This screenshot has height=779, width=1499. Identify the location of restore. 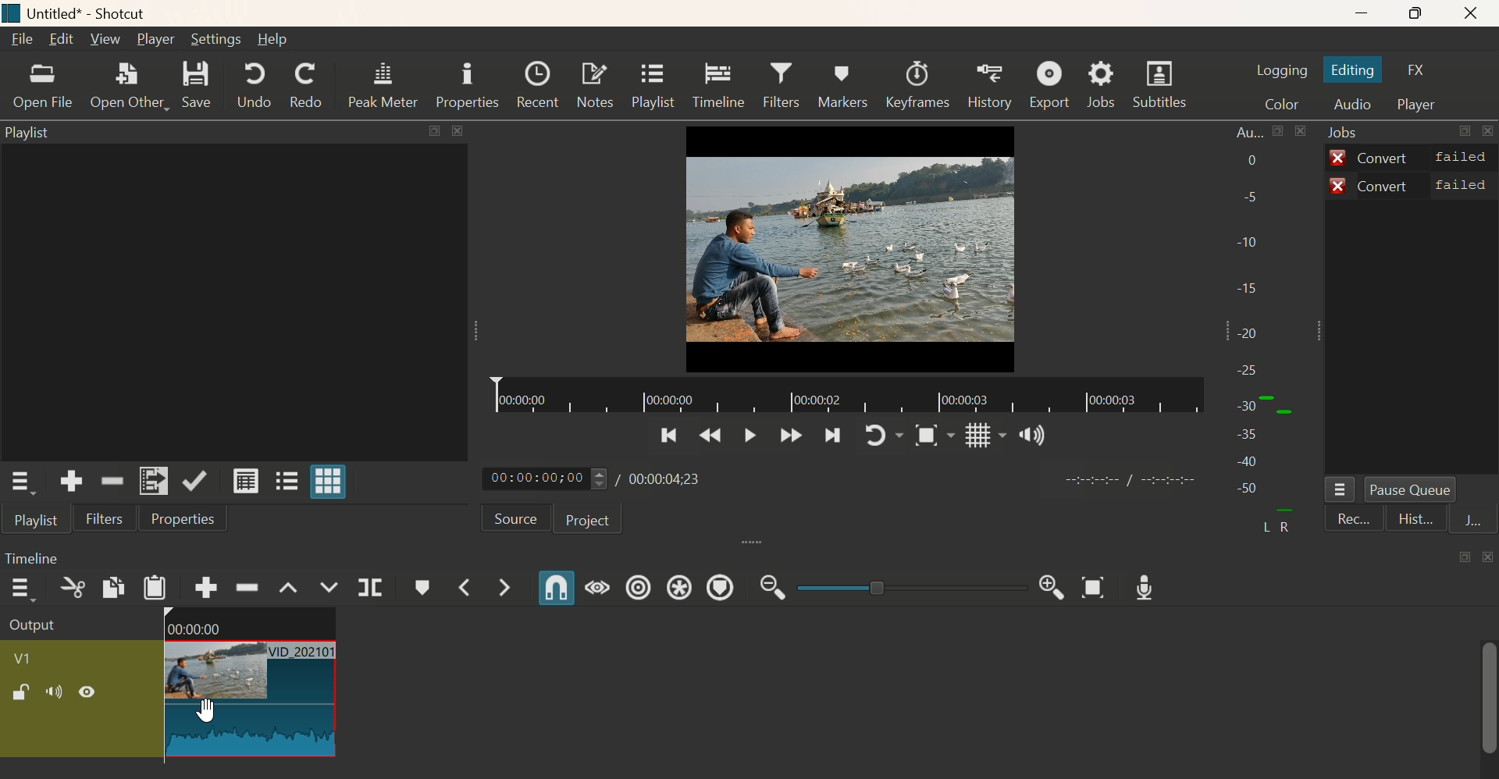
(433, 131).